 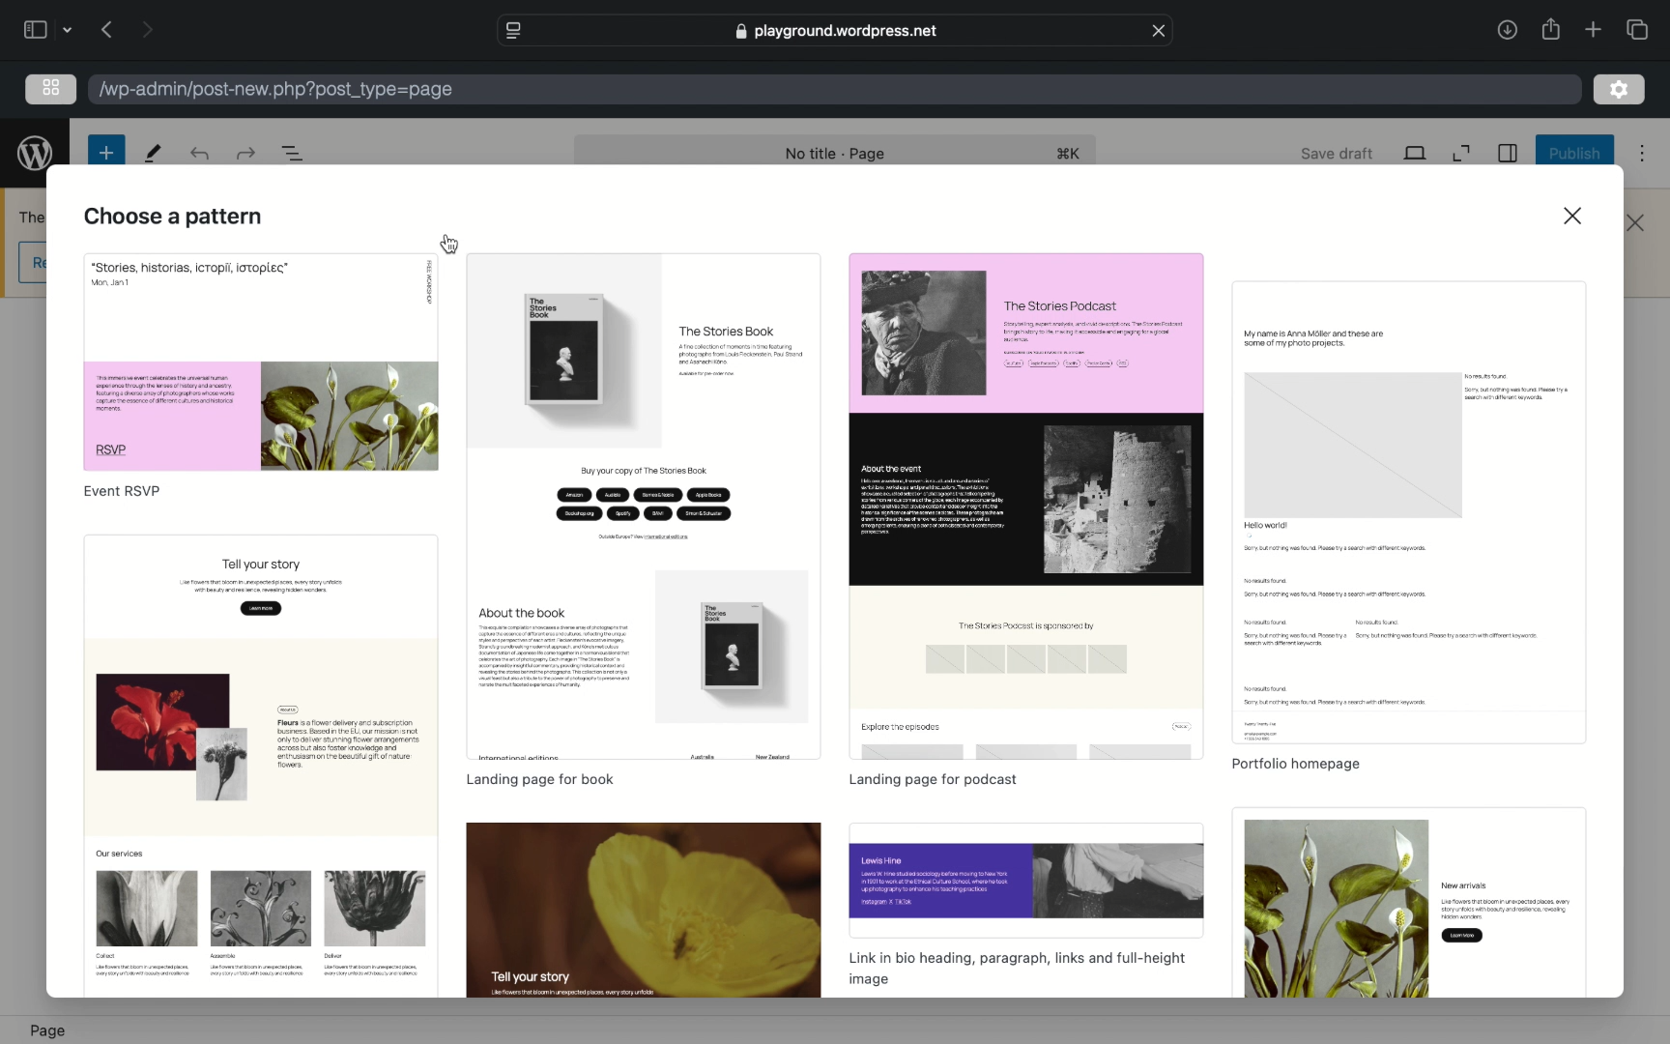 What do you see at coordinates (275, 91) in the screenshot?
I see `wordpress address` at bounding box center [275, 91].